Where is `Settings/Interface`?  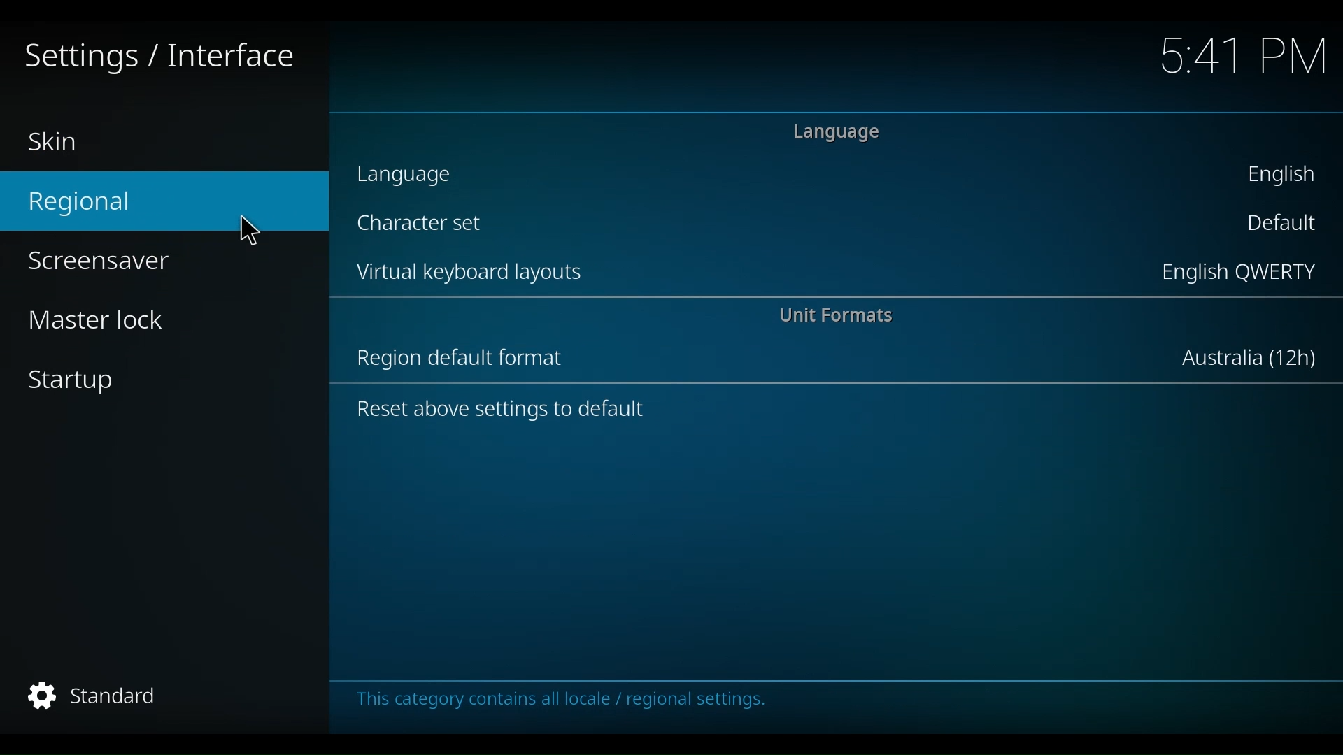
Settings/Interface is located at coordinates (156, 59).